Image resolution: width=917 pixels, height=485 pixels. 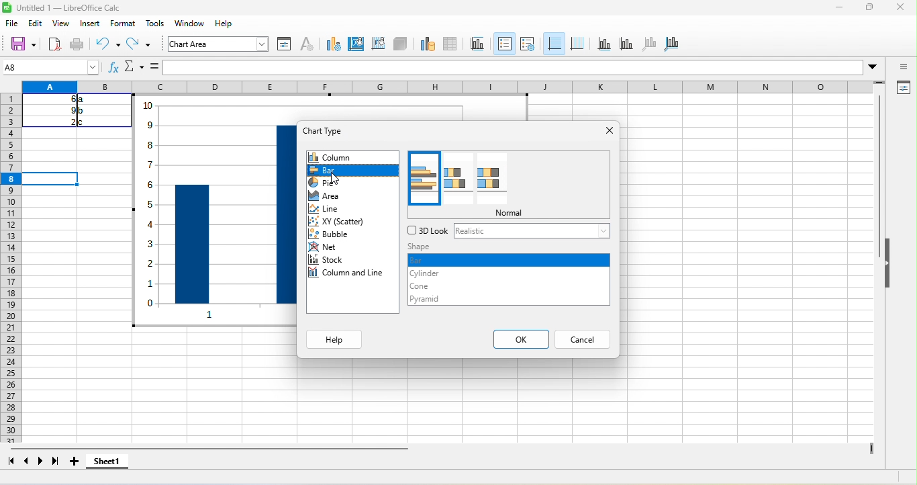 What do you see at coordinates (204, 208) in the screenshot?
I see `chart` at bounding box center [204, 208].